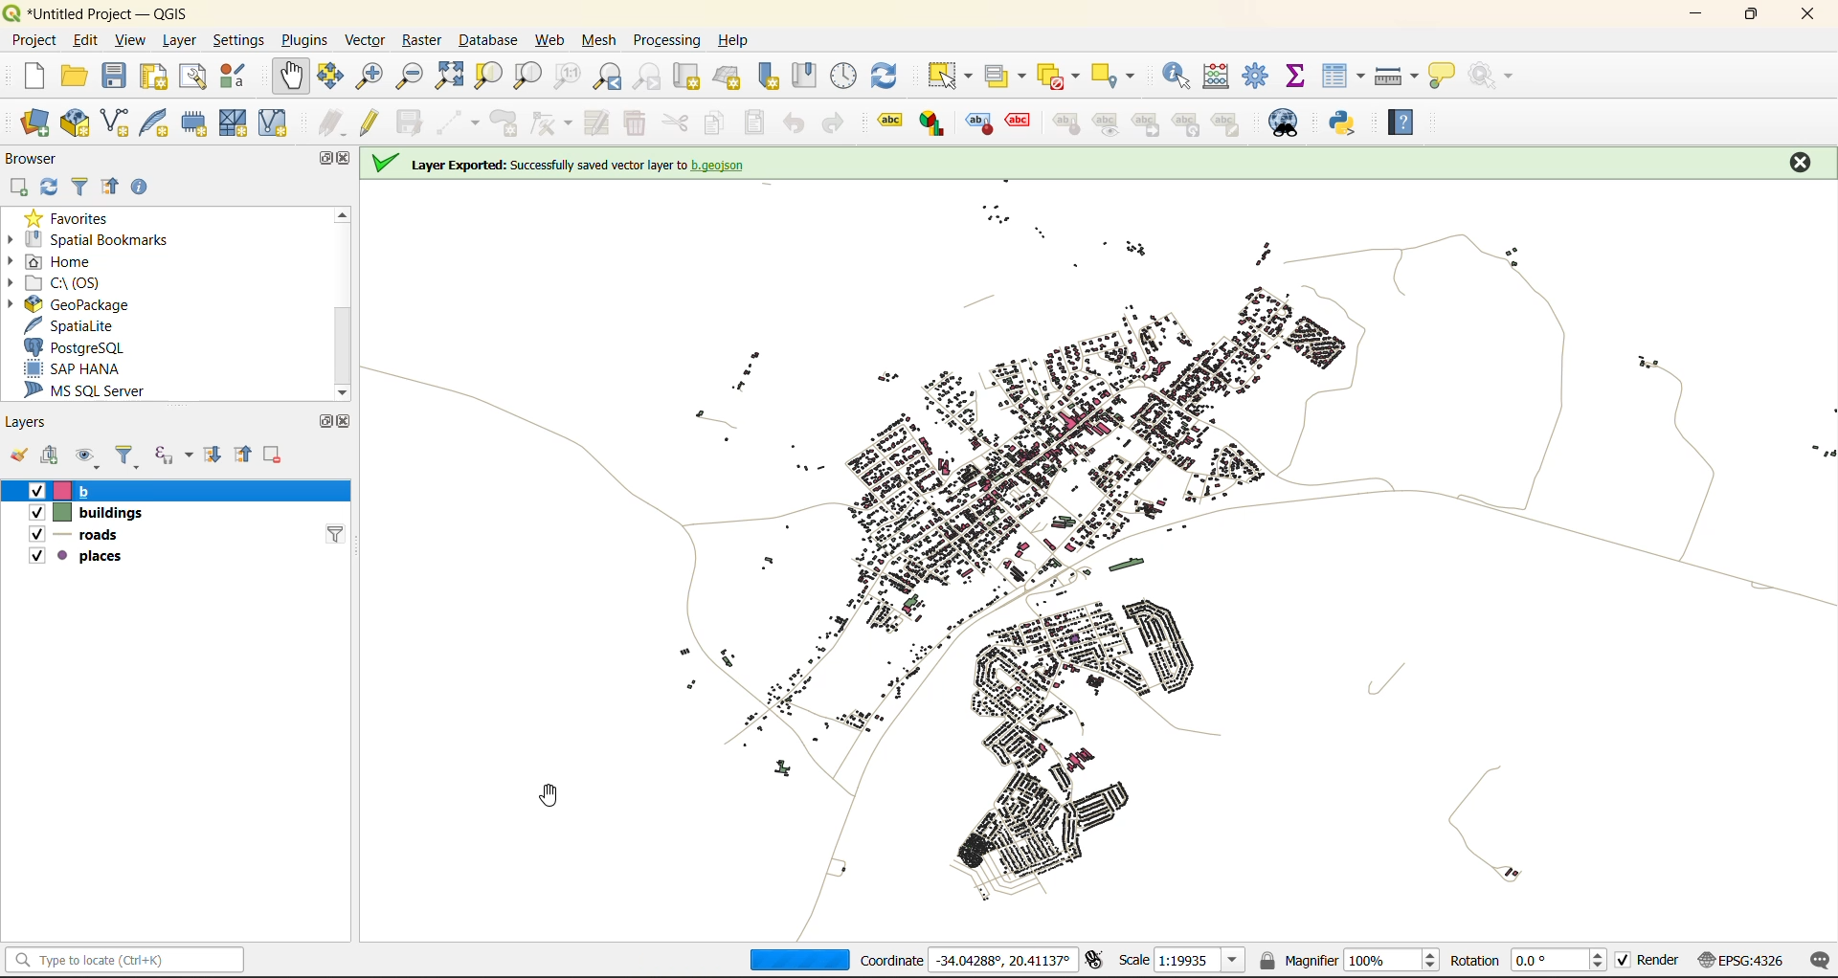 The height and width of the screenshot is (978, 1838). Describe the element at coordinates (890, 123) in the screenshot. I see `Layer labeling ` at that location.